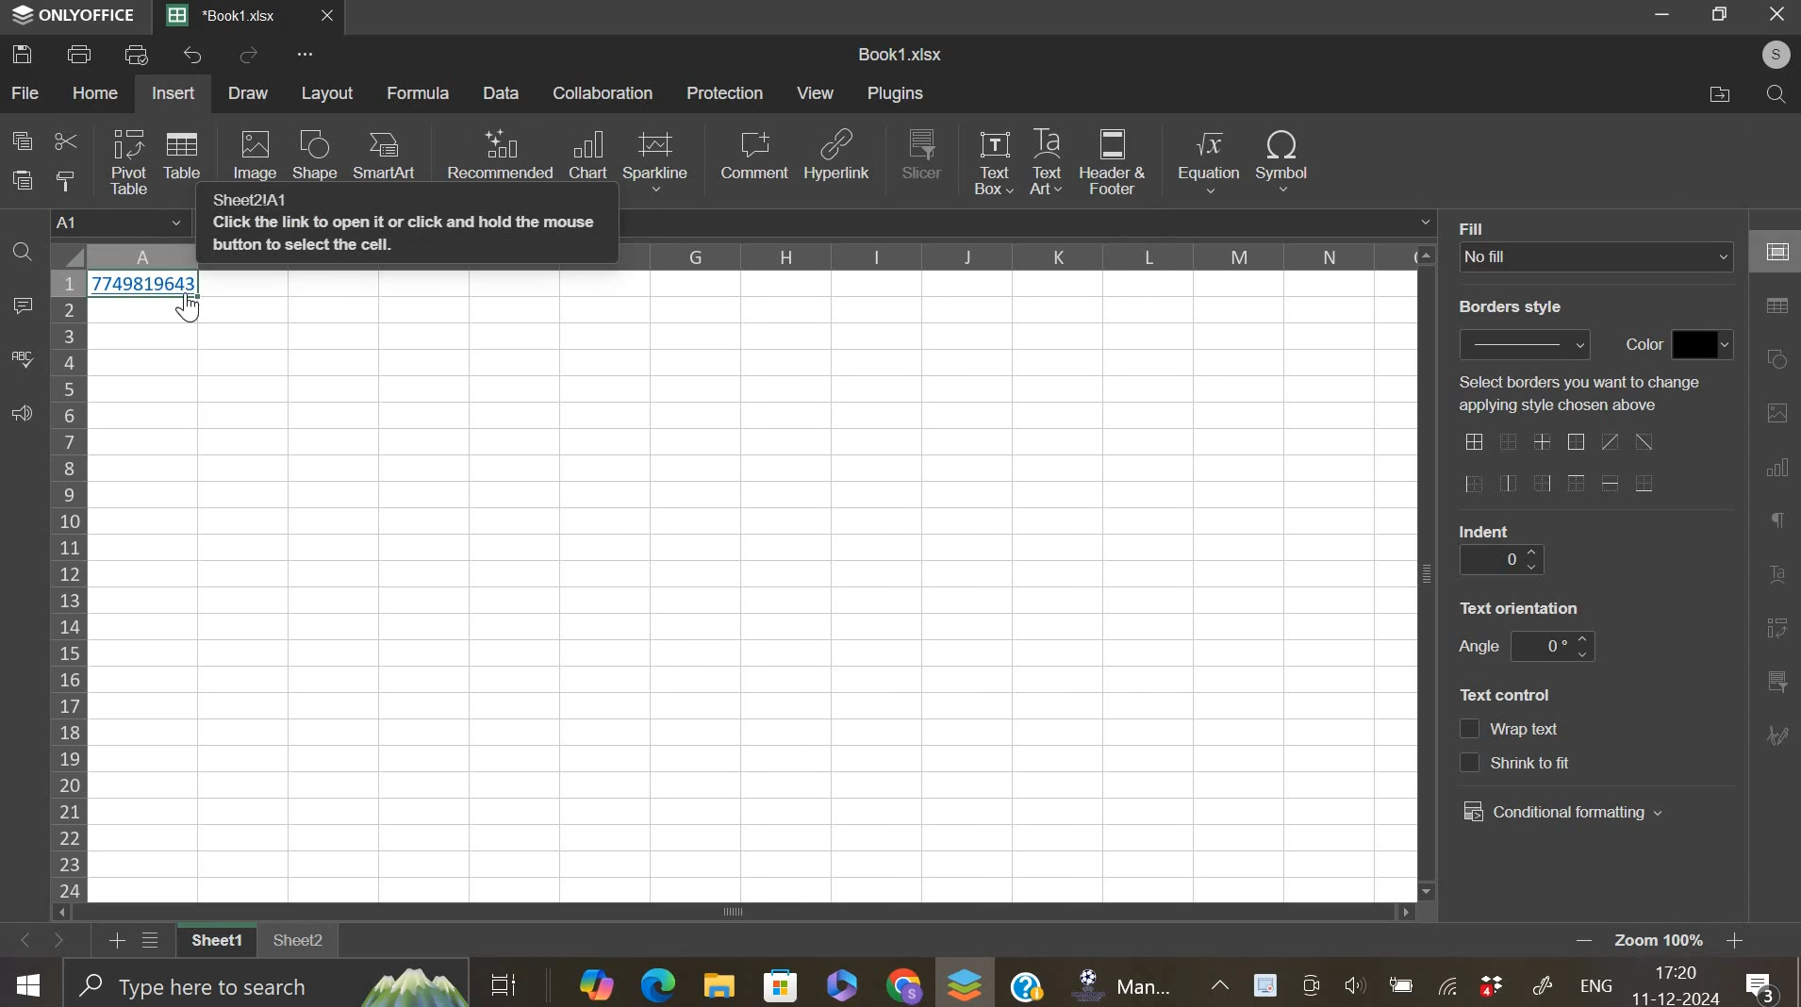  I want to click on spelling, so click(22, 359).